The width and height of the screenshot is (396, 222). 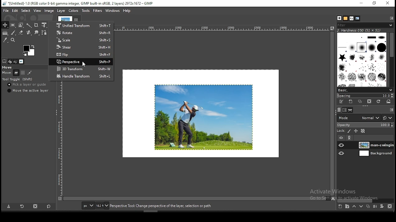 I want to click on crop tool, so click(x=37, y=25).